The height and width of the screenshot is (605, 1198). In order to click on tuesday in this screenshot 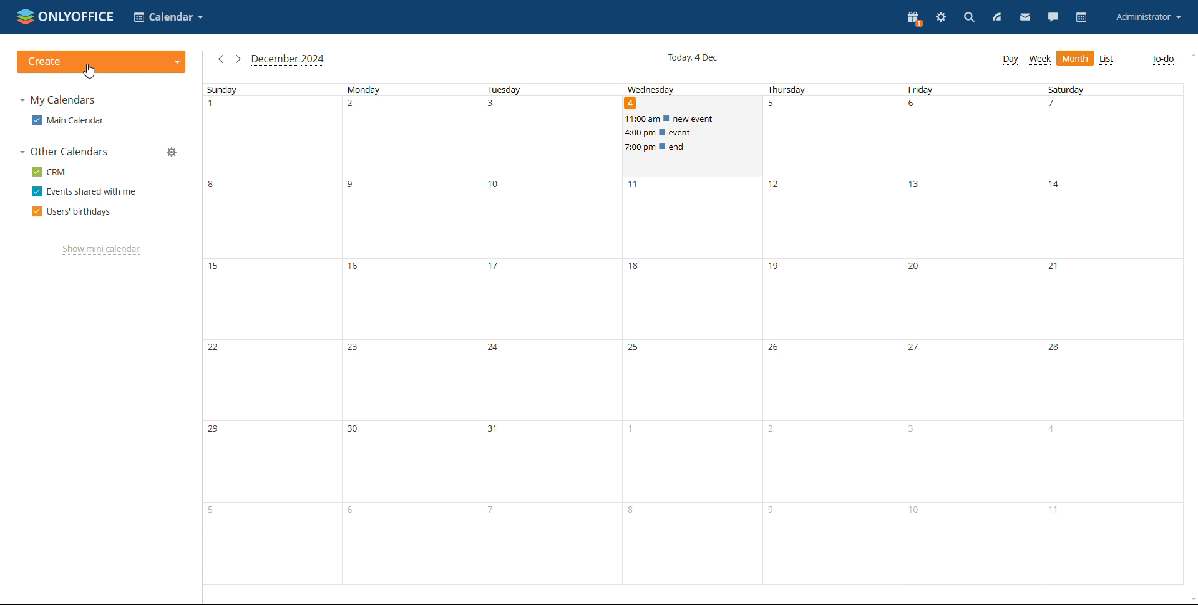, I will do `click(553, 335)`.